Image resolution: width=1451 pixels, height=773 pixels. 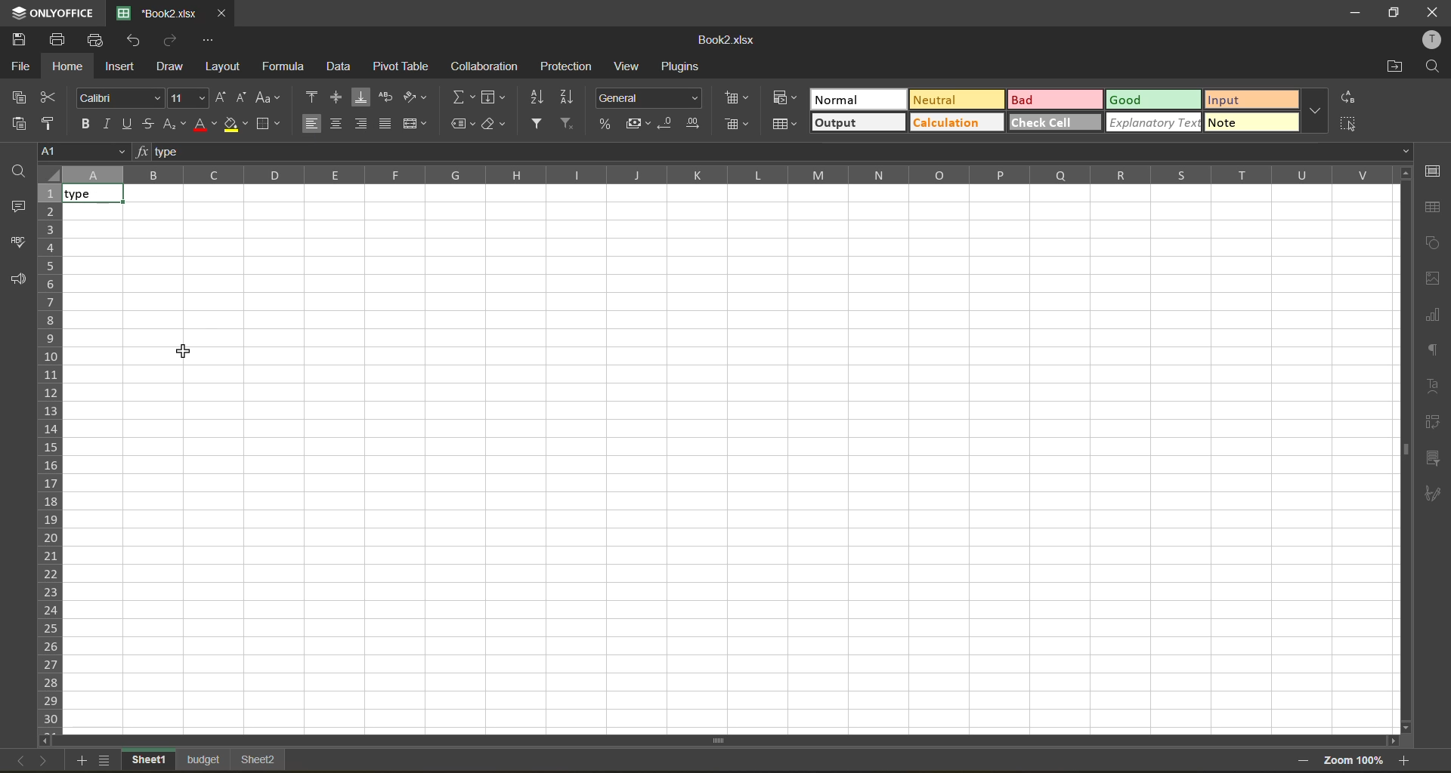 I want to click on zoom in, so click(x=1408, y=759).